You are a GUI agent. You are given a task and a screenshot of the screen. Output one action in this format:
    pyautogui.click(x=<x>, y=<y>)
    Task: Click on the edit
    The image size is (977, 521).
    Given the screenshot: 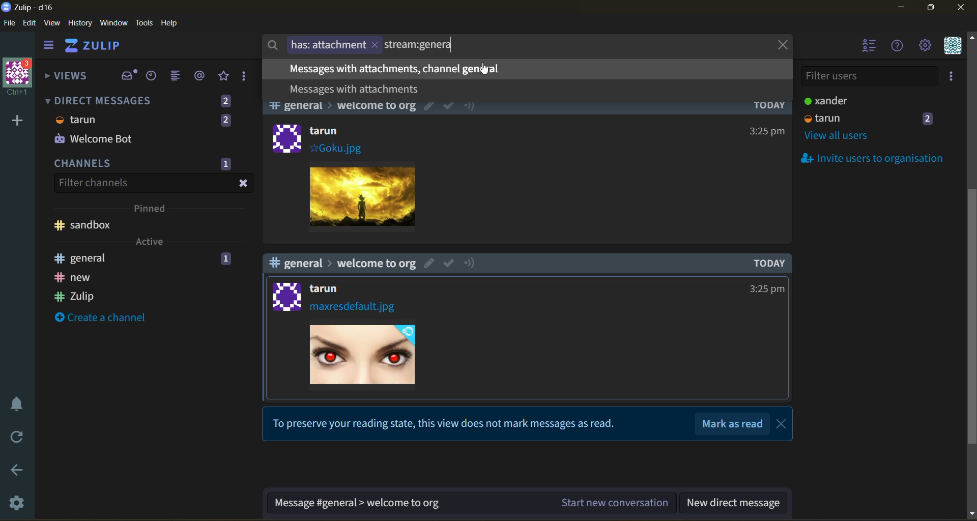 What is the action you would take?
    pyautogui.click(x=429, y=263)
    